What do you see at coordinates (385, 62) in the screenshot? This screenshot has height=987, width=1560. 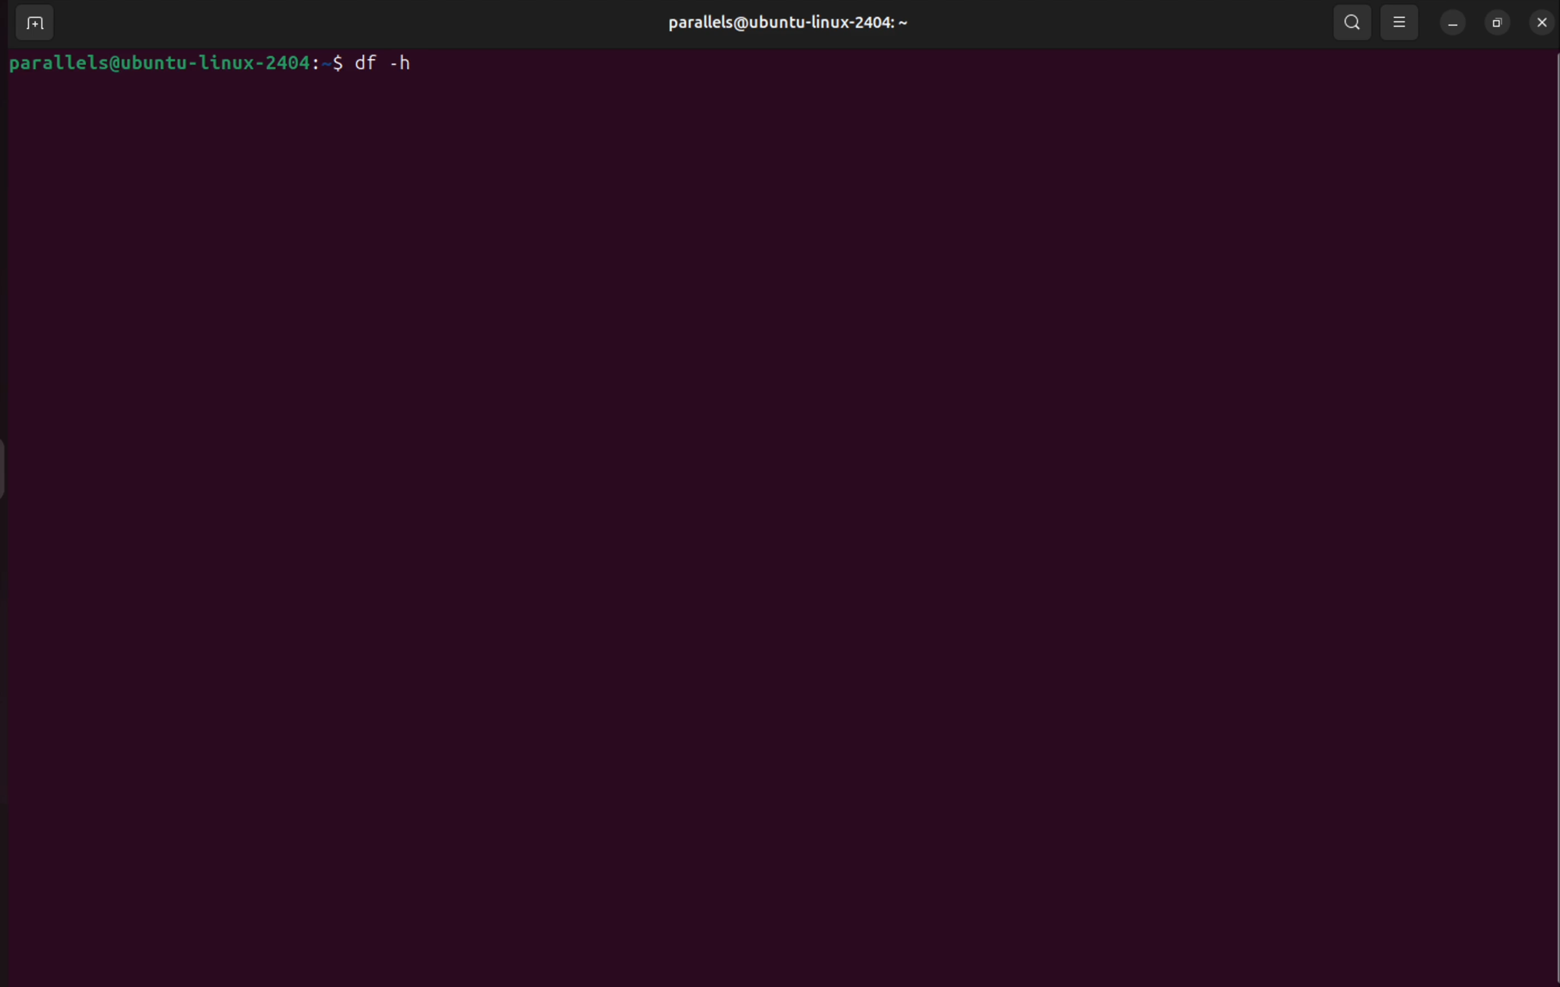 I see `df -h` at bounding box center [385, 62].